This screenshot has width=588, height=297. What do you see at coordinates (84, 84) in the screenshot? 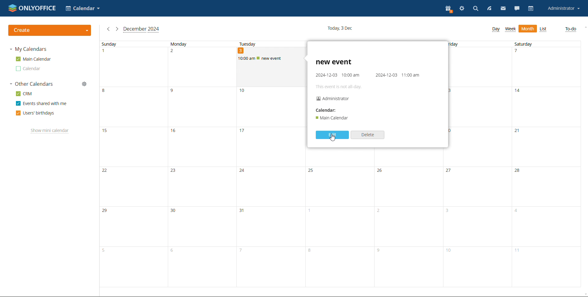
I see `manage` at bounding box center [84, 84].